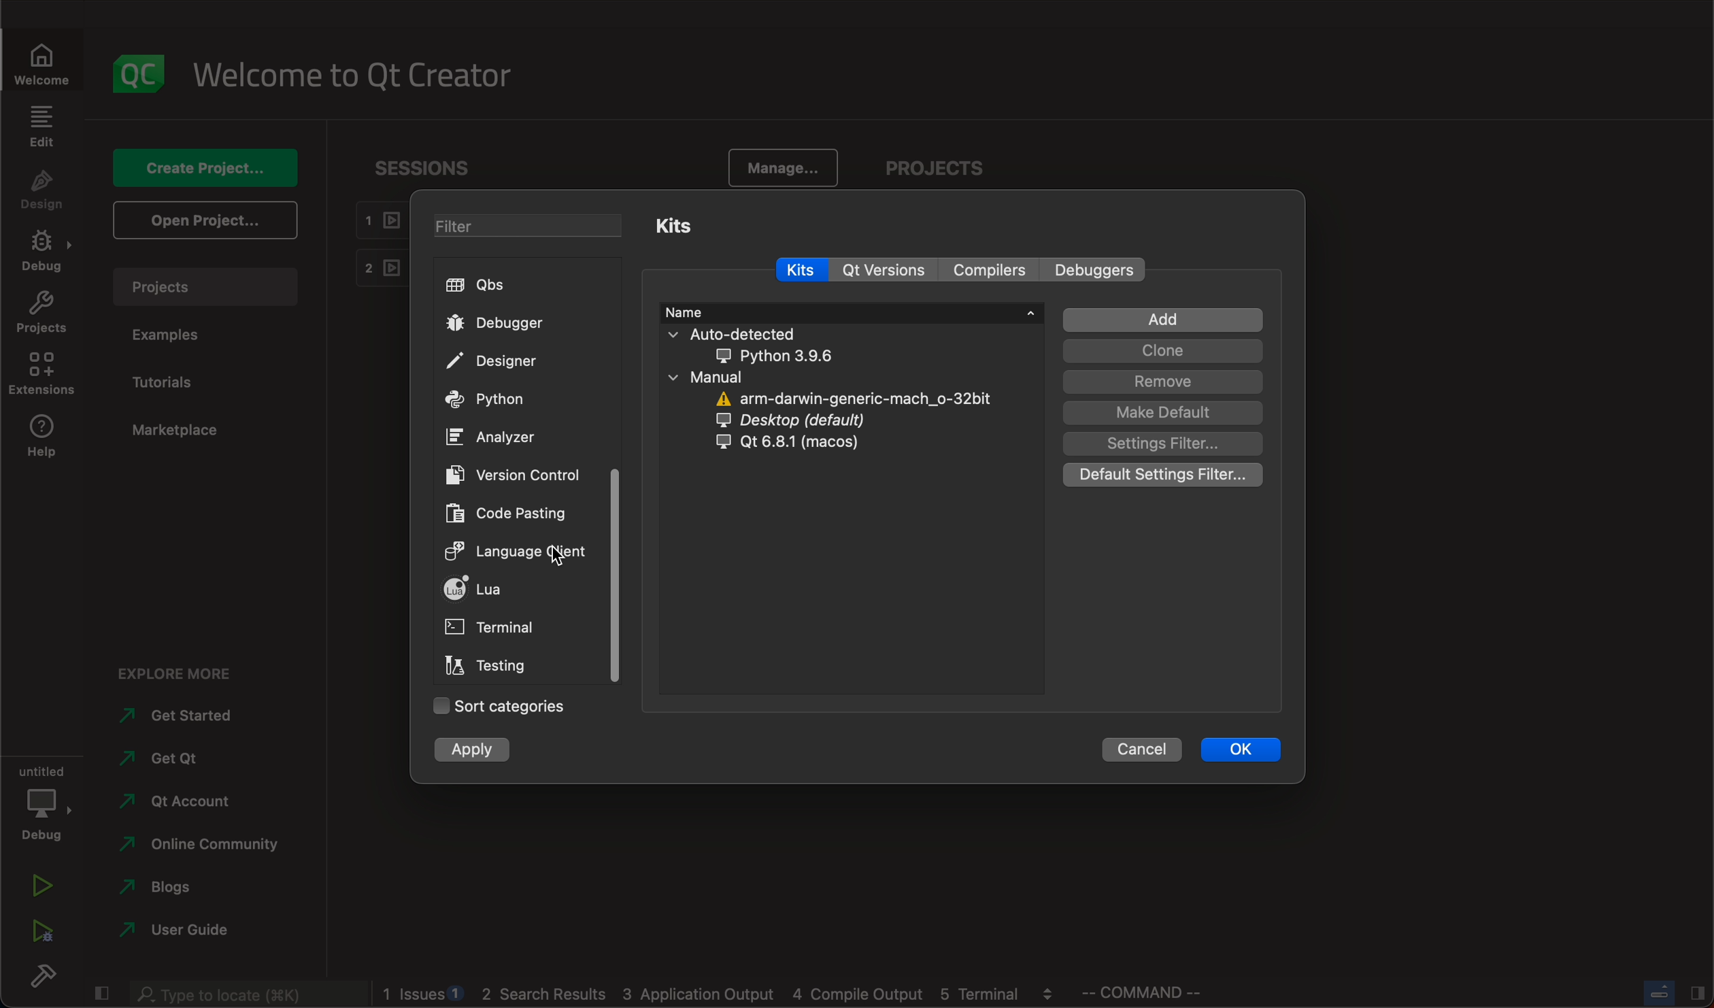 The width and height of the screenshot is (1714, 1008). I want to click on projects, so click(42, 313).